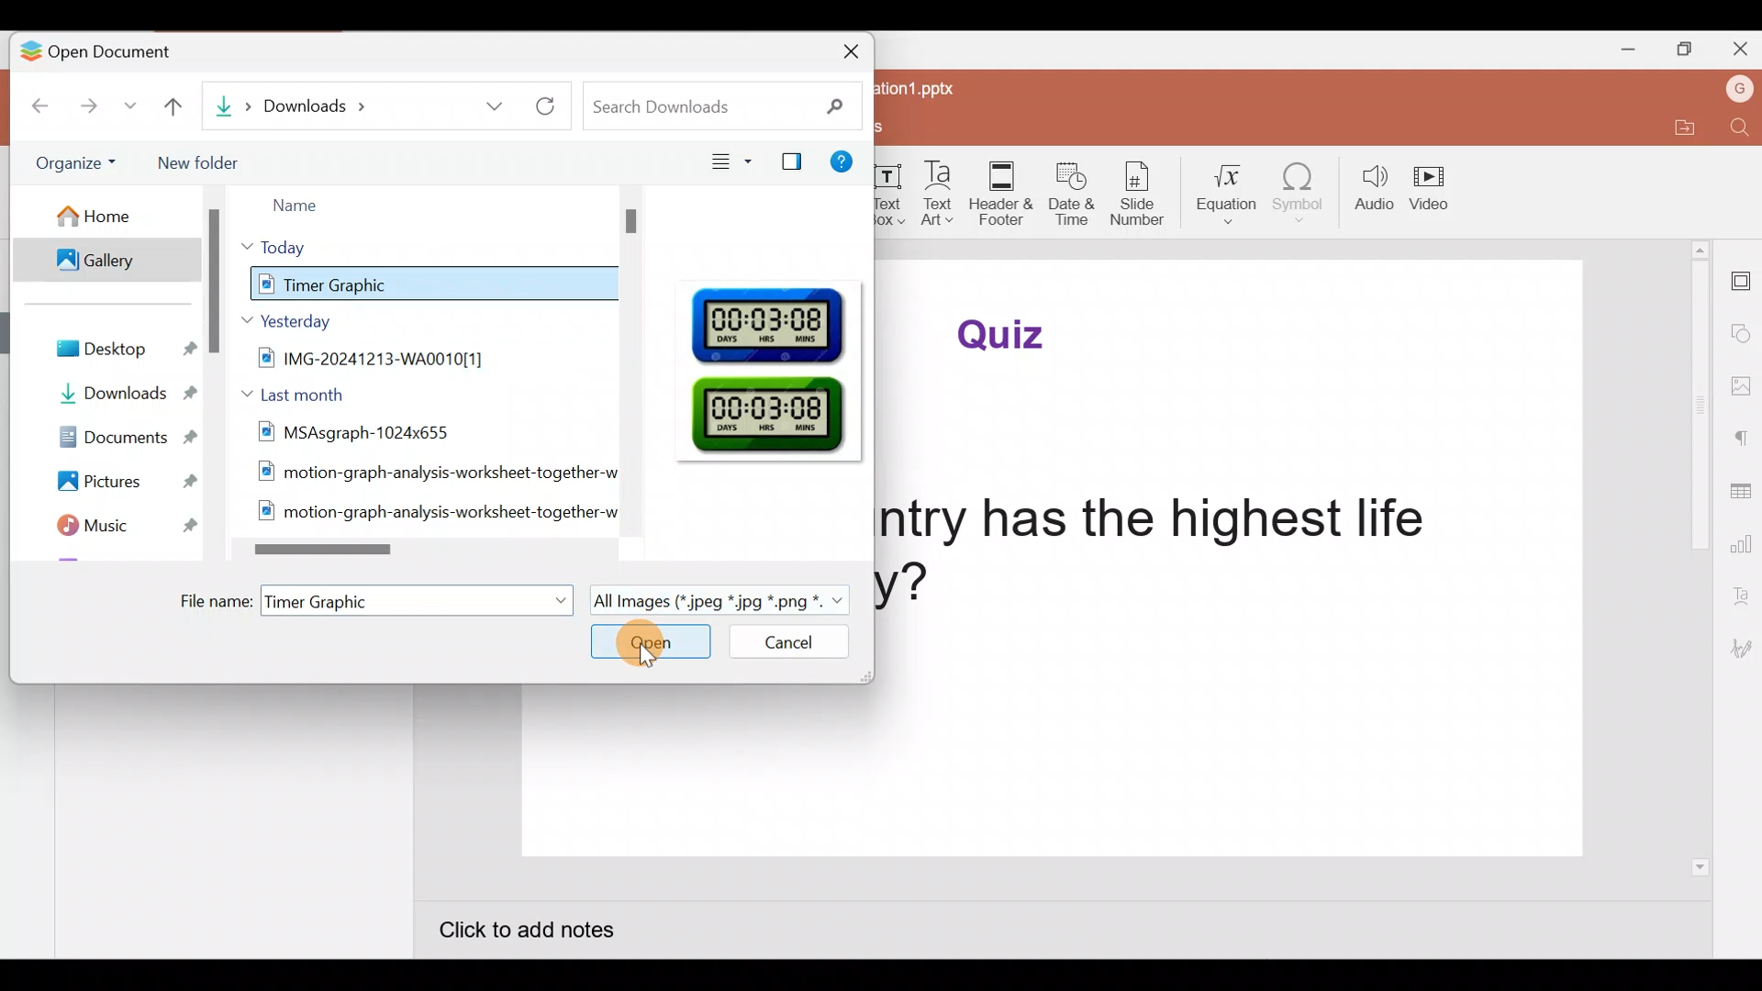 The image size is (1762, 991). I want to click on MSAsqgraph-1024x655, so click(418, 430).